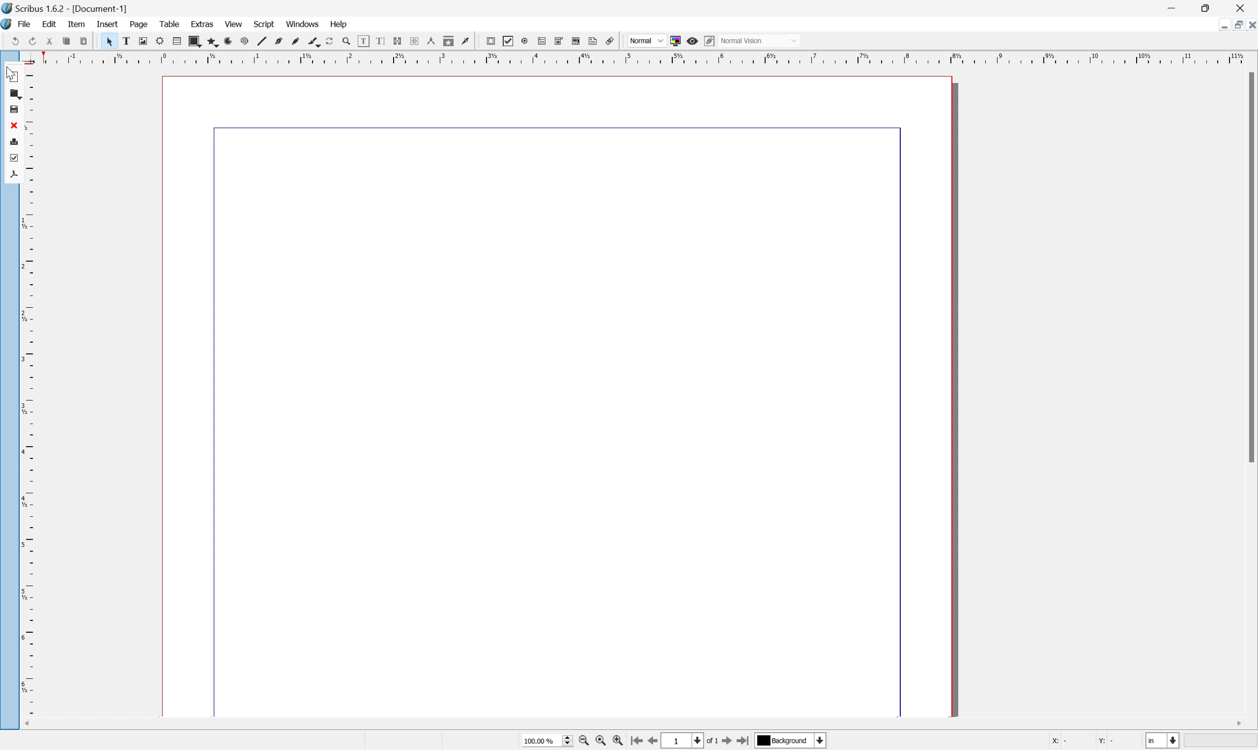 This screenshot has height=750, width=1258. I want to click on save as pdf, so click(13, 174).